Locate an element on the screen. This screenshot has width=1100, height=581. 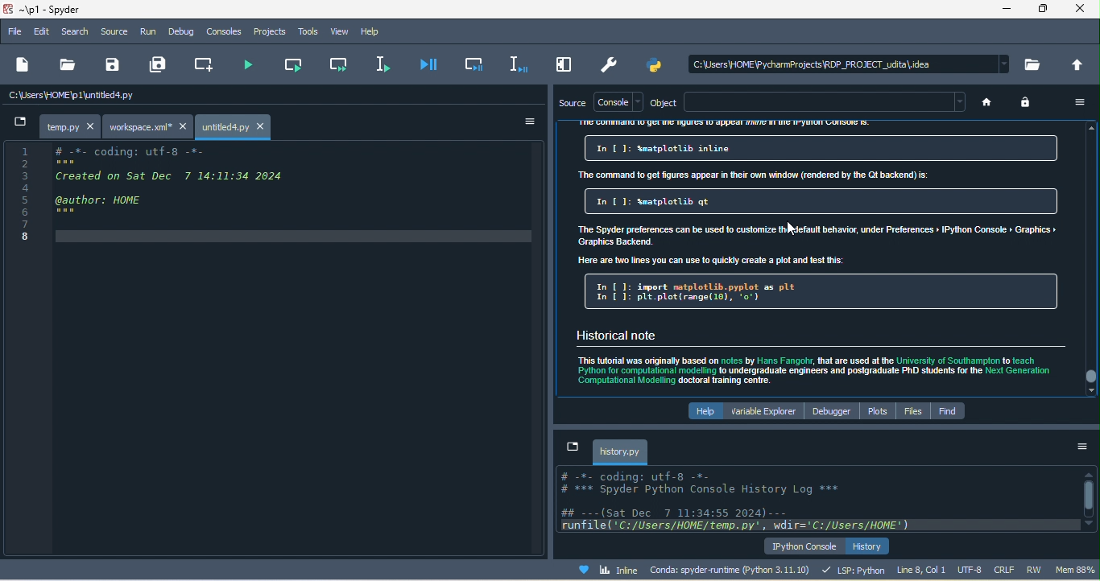
debug is located at coordinates (184, 32).